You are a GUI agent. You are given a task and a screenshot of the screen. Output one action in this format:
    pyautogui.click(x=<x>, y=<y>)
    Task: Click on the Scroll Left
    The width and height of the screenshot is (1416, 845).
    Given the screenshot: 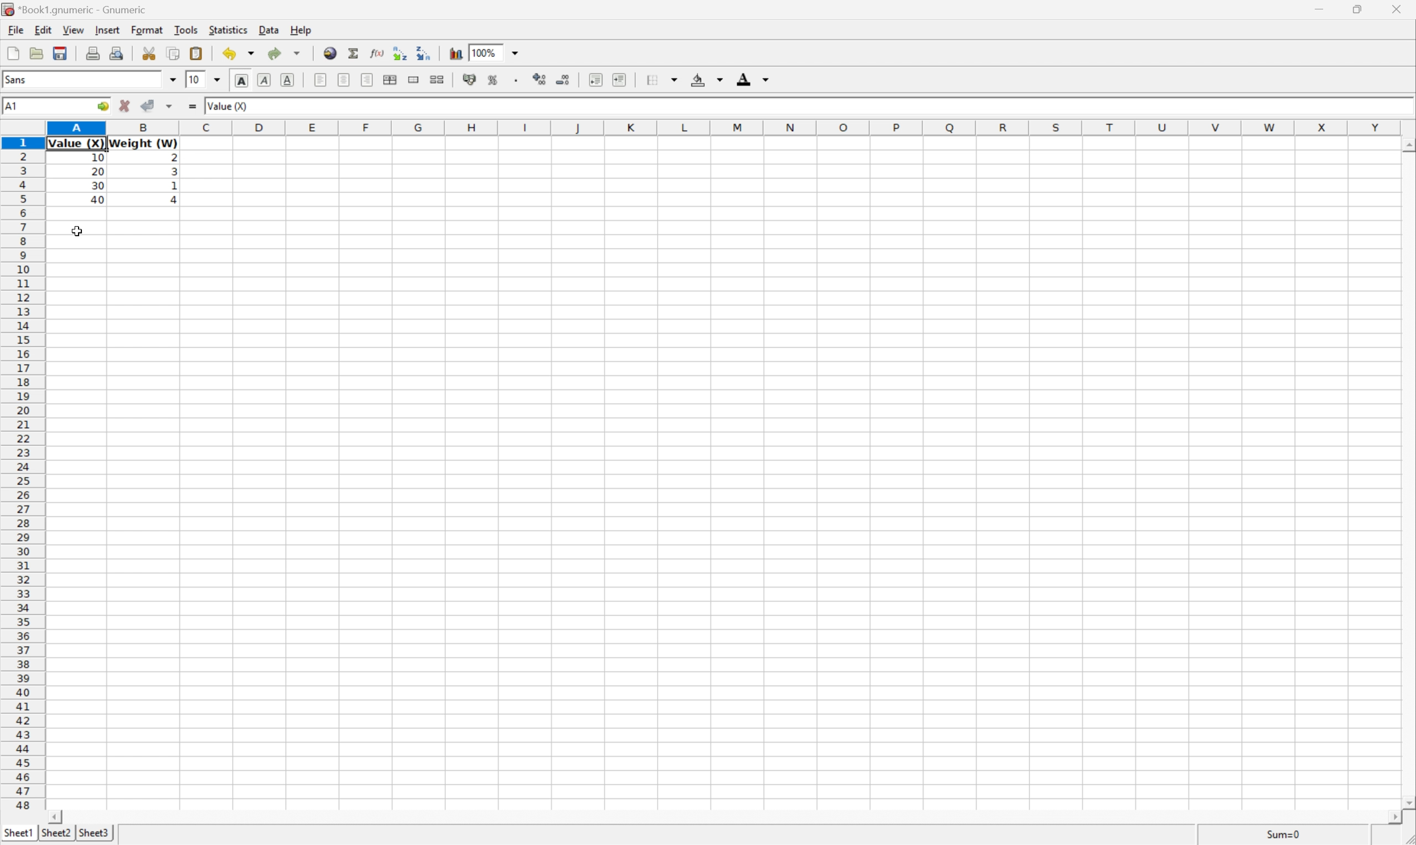 What is the action you would take?
    pyautogui.click(x=55, y=817)
    